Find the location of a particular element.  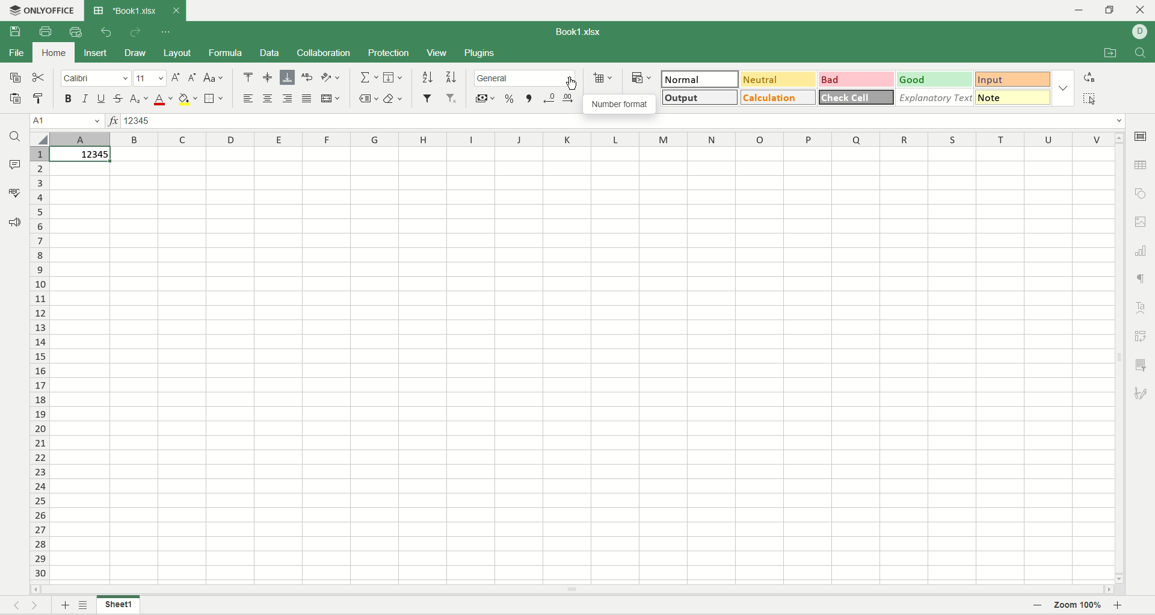

replace is located at coordinates (1089, 77).